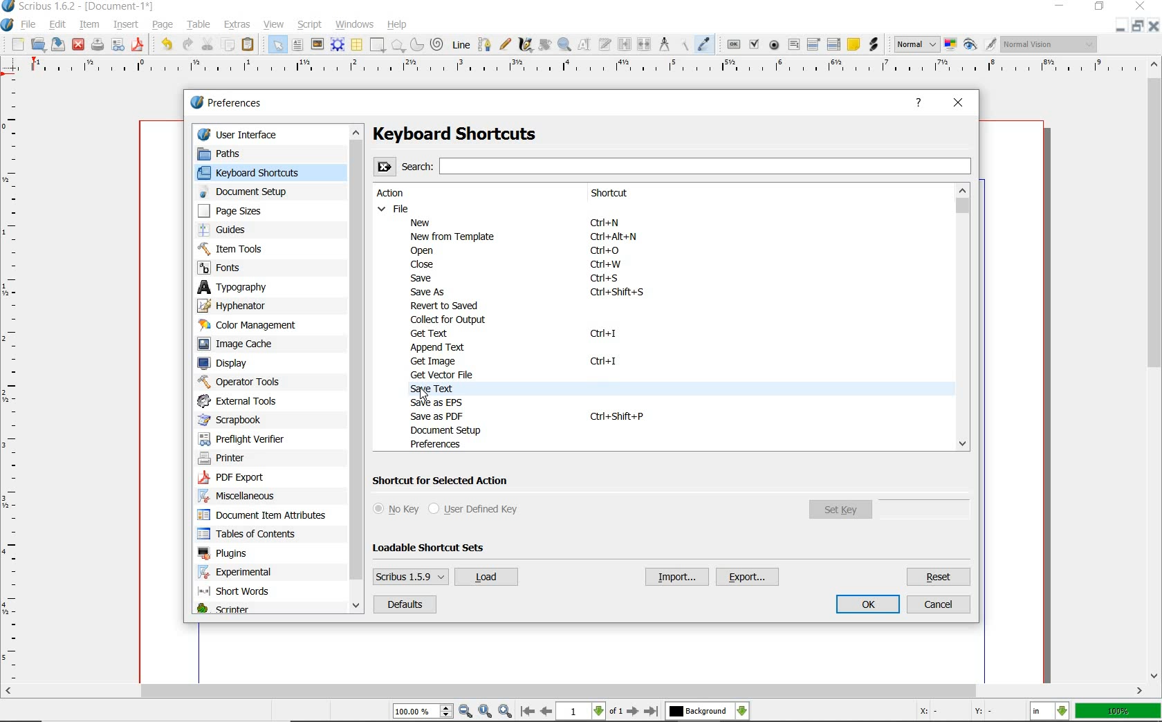 Image resolution: width=1162 pixels, height=722 pixels. I want to click on miscellaneous, so click(243, 498).